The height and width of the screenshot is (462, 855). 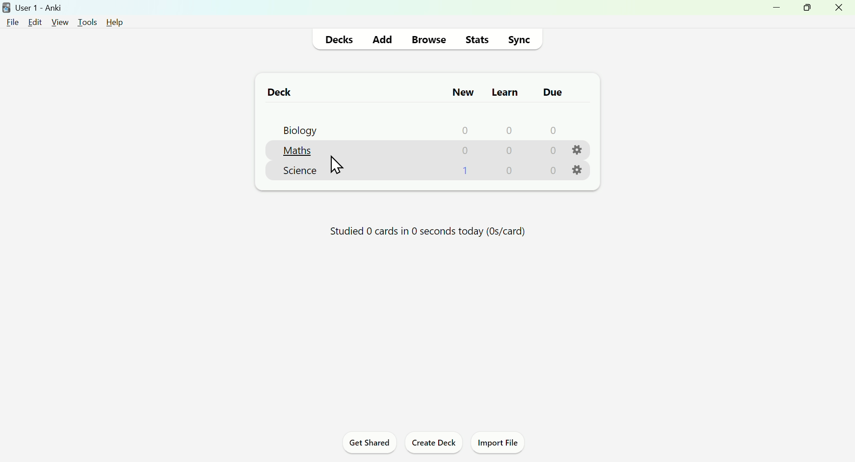 I want to click on Create Deck, so click(x=433, y=445).